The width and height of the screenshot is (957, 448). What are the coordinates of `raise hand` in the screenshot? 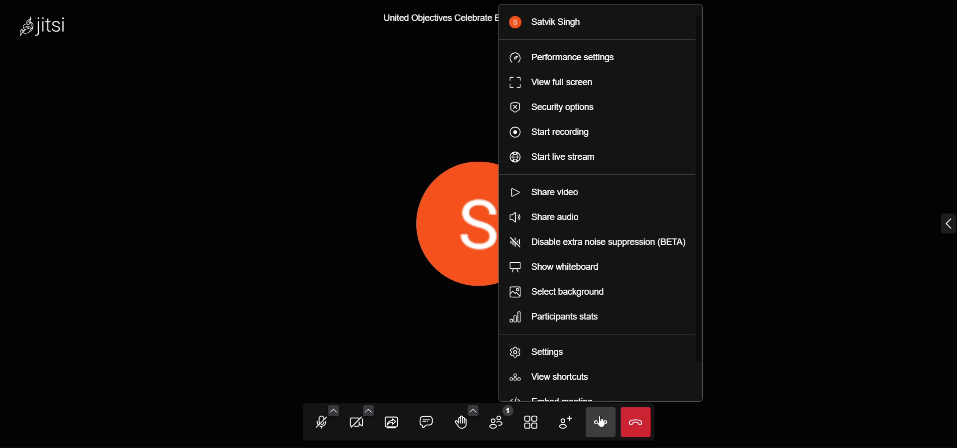 It's located at (463, 424).